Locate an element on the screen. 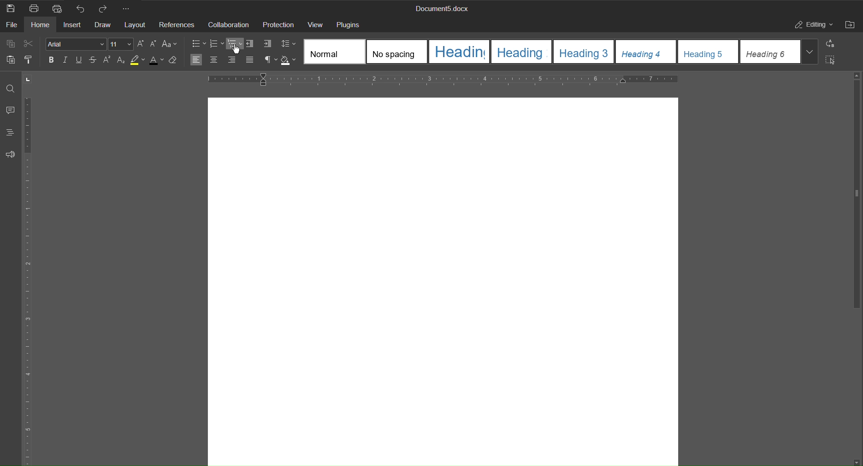 The image size is (863, 466). numbering is located at coordinates (216, 44).